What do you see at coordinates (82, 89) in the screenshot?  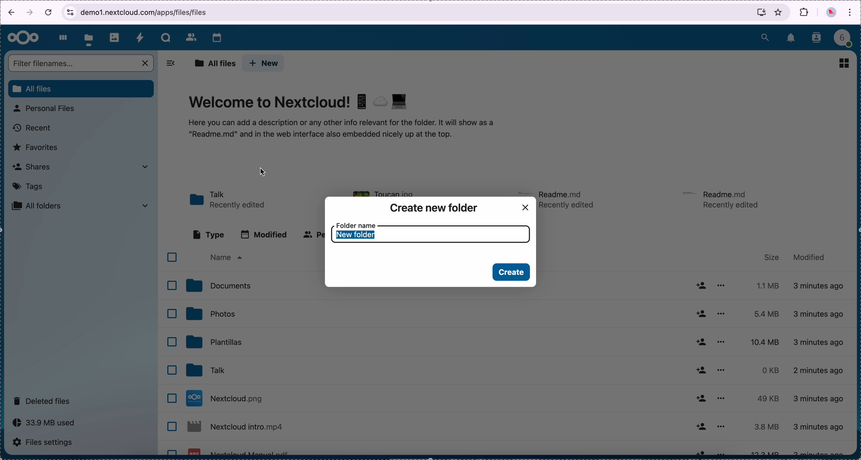 I see `all files button` at bounding box center [82, 89].